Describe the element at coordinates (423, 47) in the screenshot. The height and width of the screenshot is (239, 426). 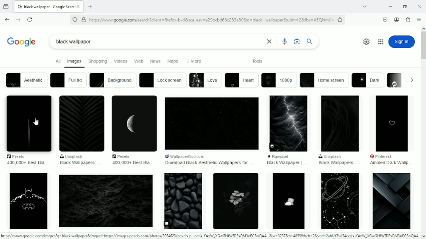
I see `Vertical scrollbar` at that location.